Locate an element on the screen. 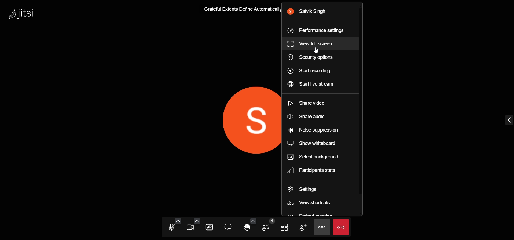 This screenshot has width=514, height=240. invite people is located at coordinates (303, 227).